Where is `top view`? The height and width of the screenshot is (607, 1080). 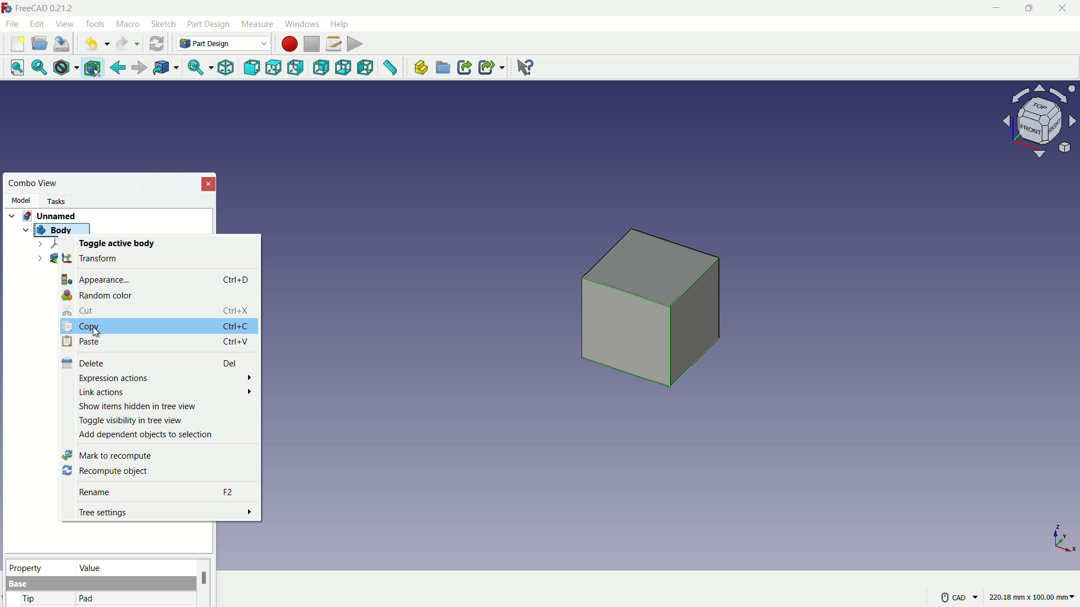
top view is located at coordinates (276, 67).